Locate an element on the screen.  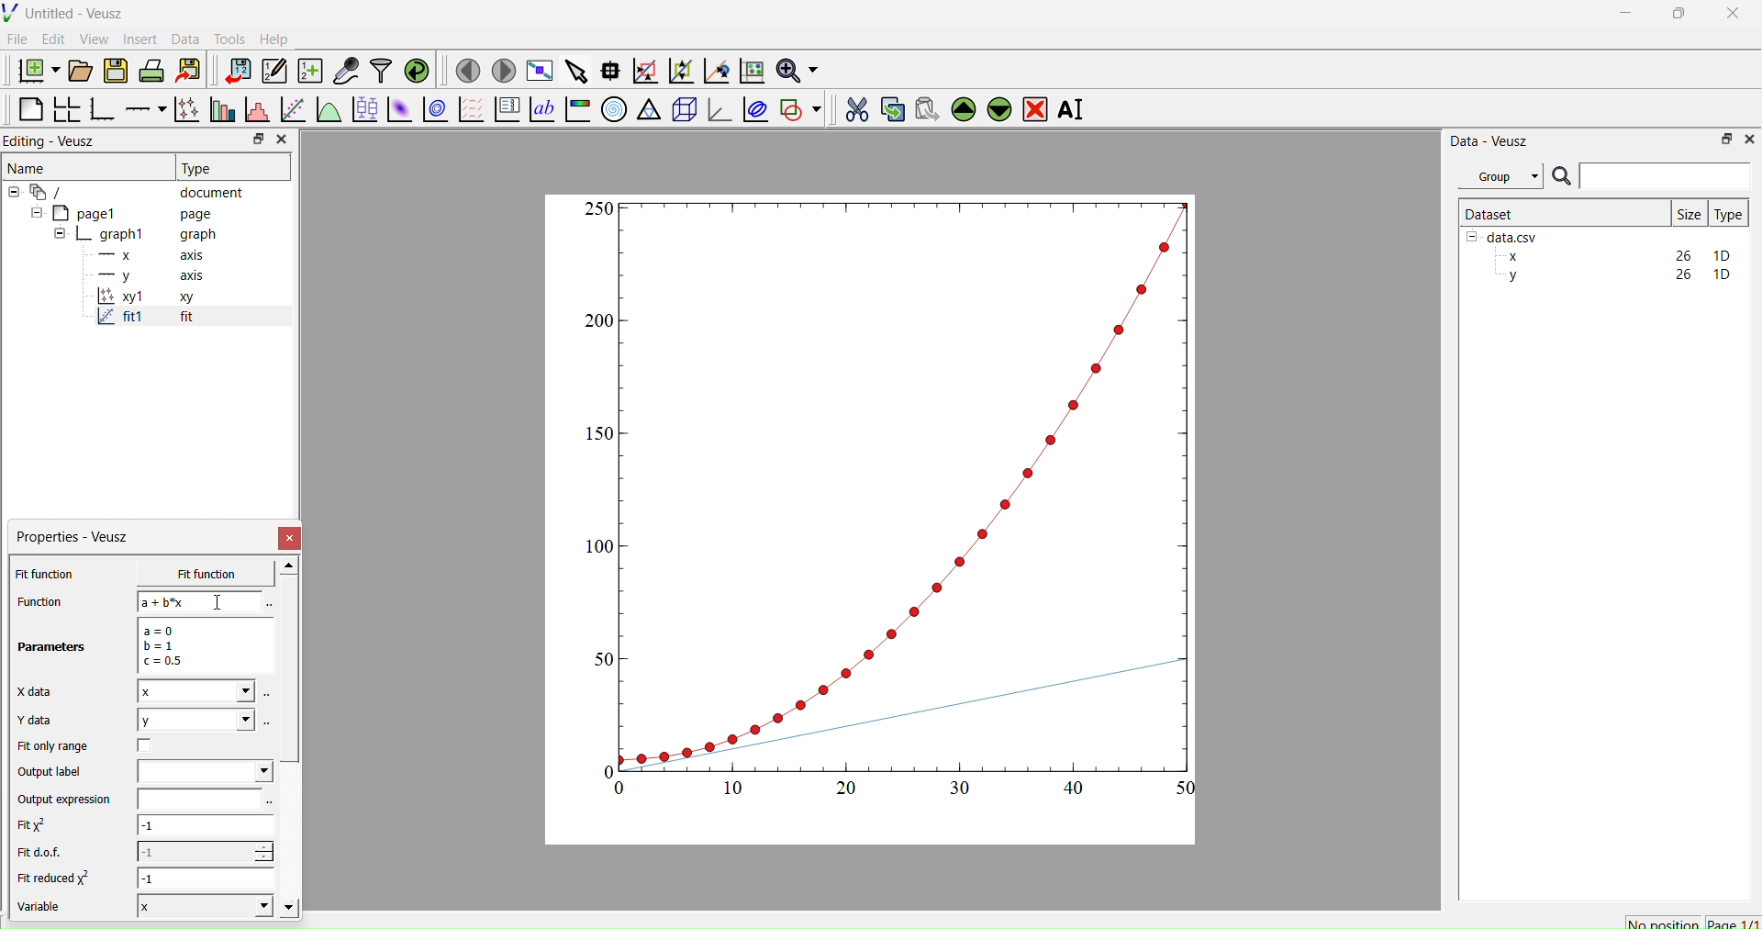
-1 is located at coordinates (206, 828).